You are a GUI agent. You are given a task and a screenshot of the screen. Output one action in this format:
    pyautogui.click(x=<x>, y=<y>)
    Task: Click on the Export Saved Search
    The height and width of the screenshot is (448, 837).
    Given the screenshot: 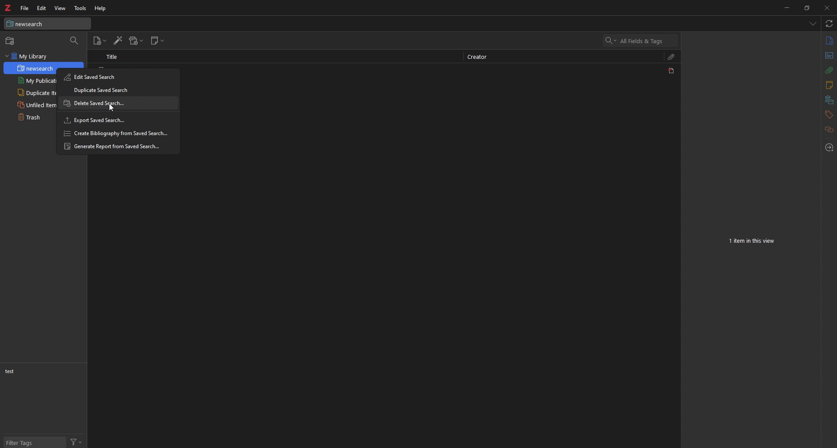 What is the action you would take?
    pyautogui.click(x=96, y=120)
    